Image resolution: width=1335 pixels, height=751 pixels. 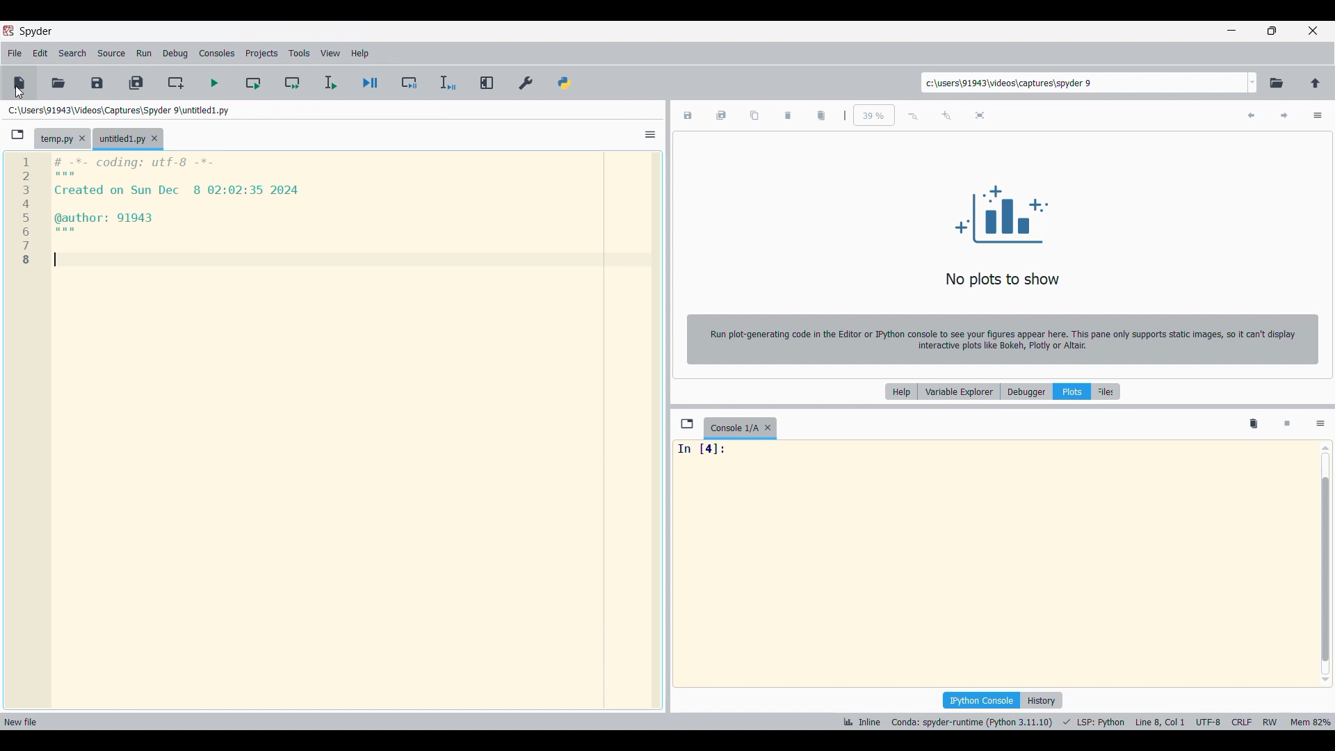 I want to click on Options, so click(x=650, y=135).